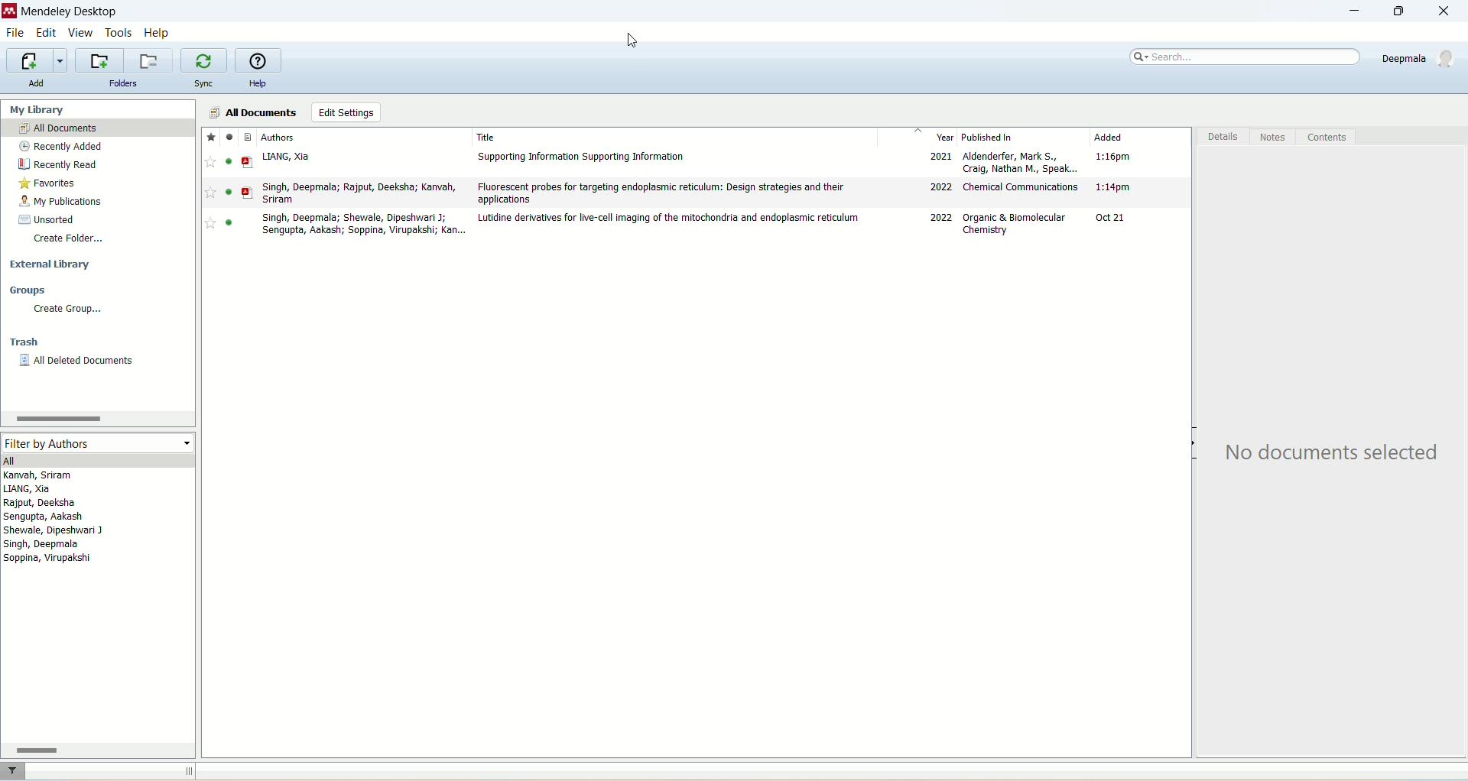  I want to click on add, so click(34, 83).